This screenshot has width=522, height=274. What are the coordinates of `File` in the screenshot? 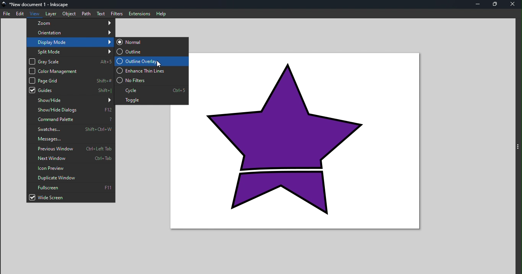 It's located at (7, 15).